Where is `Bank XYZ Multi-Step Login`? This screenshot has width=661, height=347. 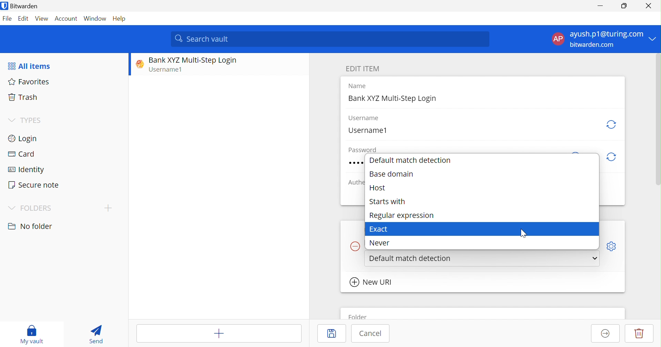
Bank XYZ Multi-Step Login is located at coordinates (394, 98).